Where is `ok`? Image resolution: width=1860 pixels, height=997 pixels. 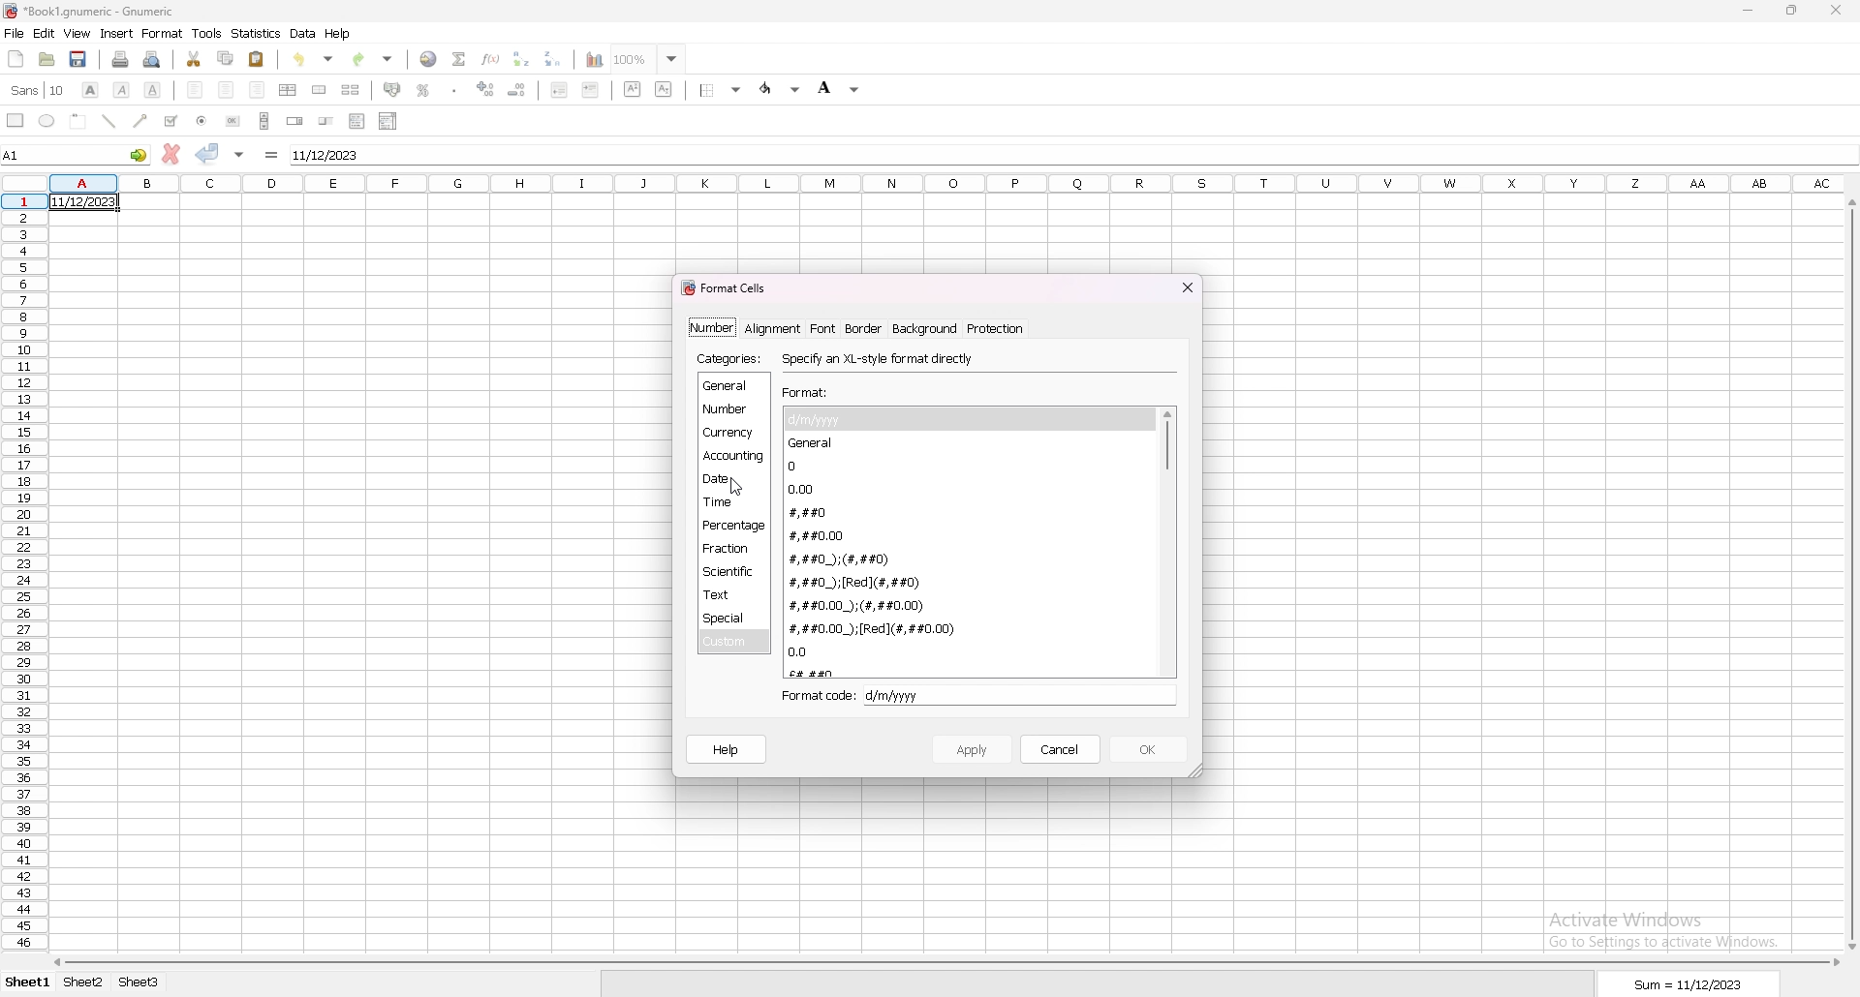
ok is located at coordinates (1150, 749).